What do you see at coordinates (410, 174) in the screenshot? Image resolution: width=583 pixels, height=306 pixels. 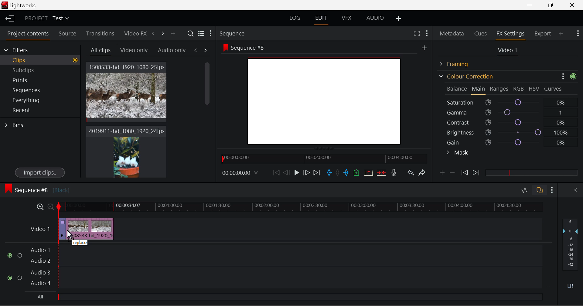 I see `Undo` at bounding box center [410, 174].